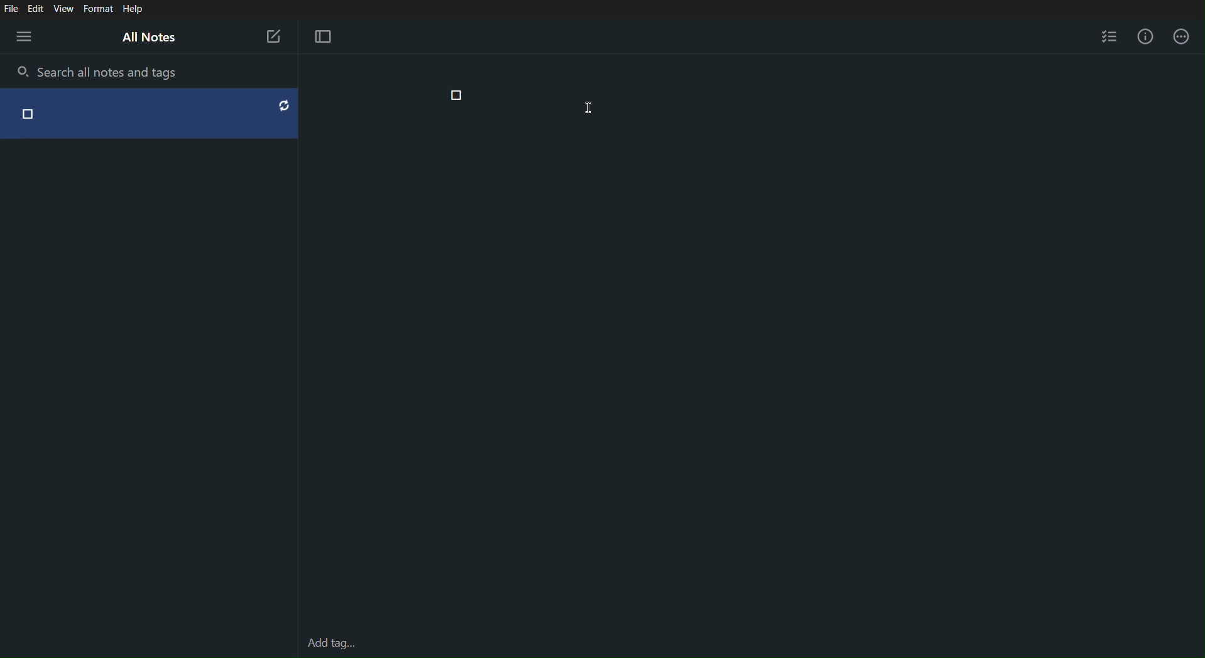 Image resolution: width=1205 pixels, height=658 pixels. What do you see at coordinates (1148, 36) in the screenshot?
I see `Info` at bounding box center [1148, 36].